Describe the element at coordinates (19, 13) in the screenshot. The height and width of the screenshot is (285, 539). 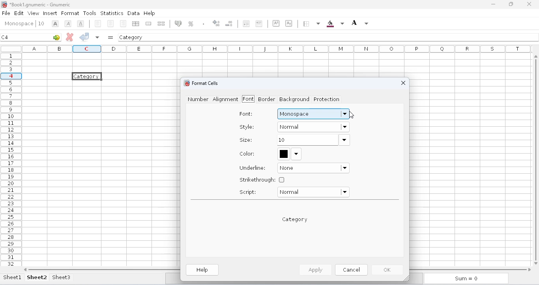
I see `edit` at that location.